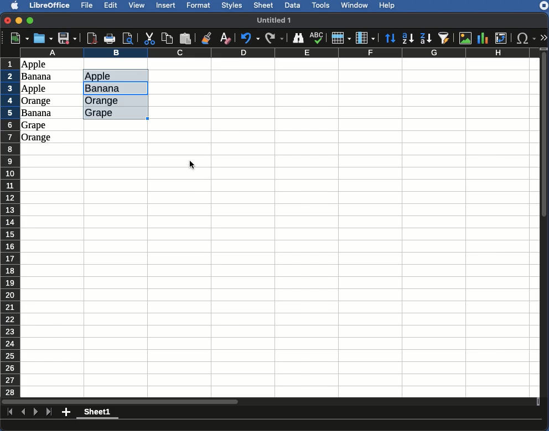  I want to click on Ascending, so click(408, 38).